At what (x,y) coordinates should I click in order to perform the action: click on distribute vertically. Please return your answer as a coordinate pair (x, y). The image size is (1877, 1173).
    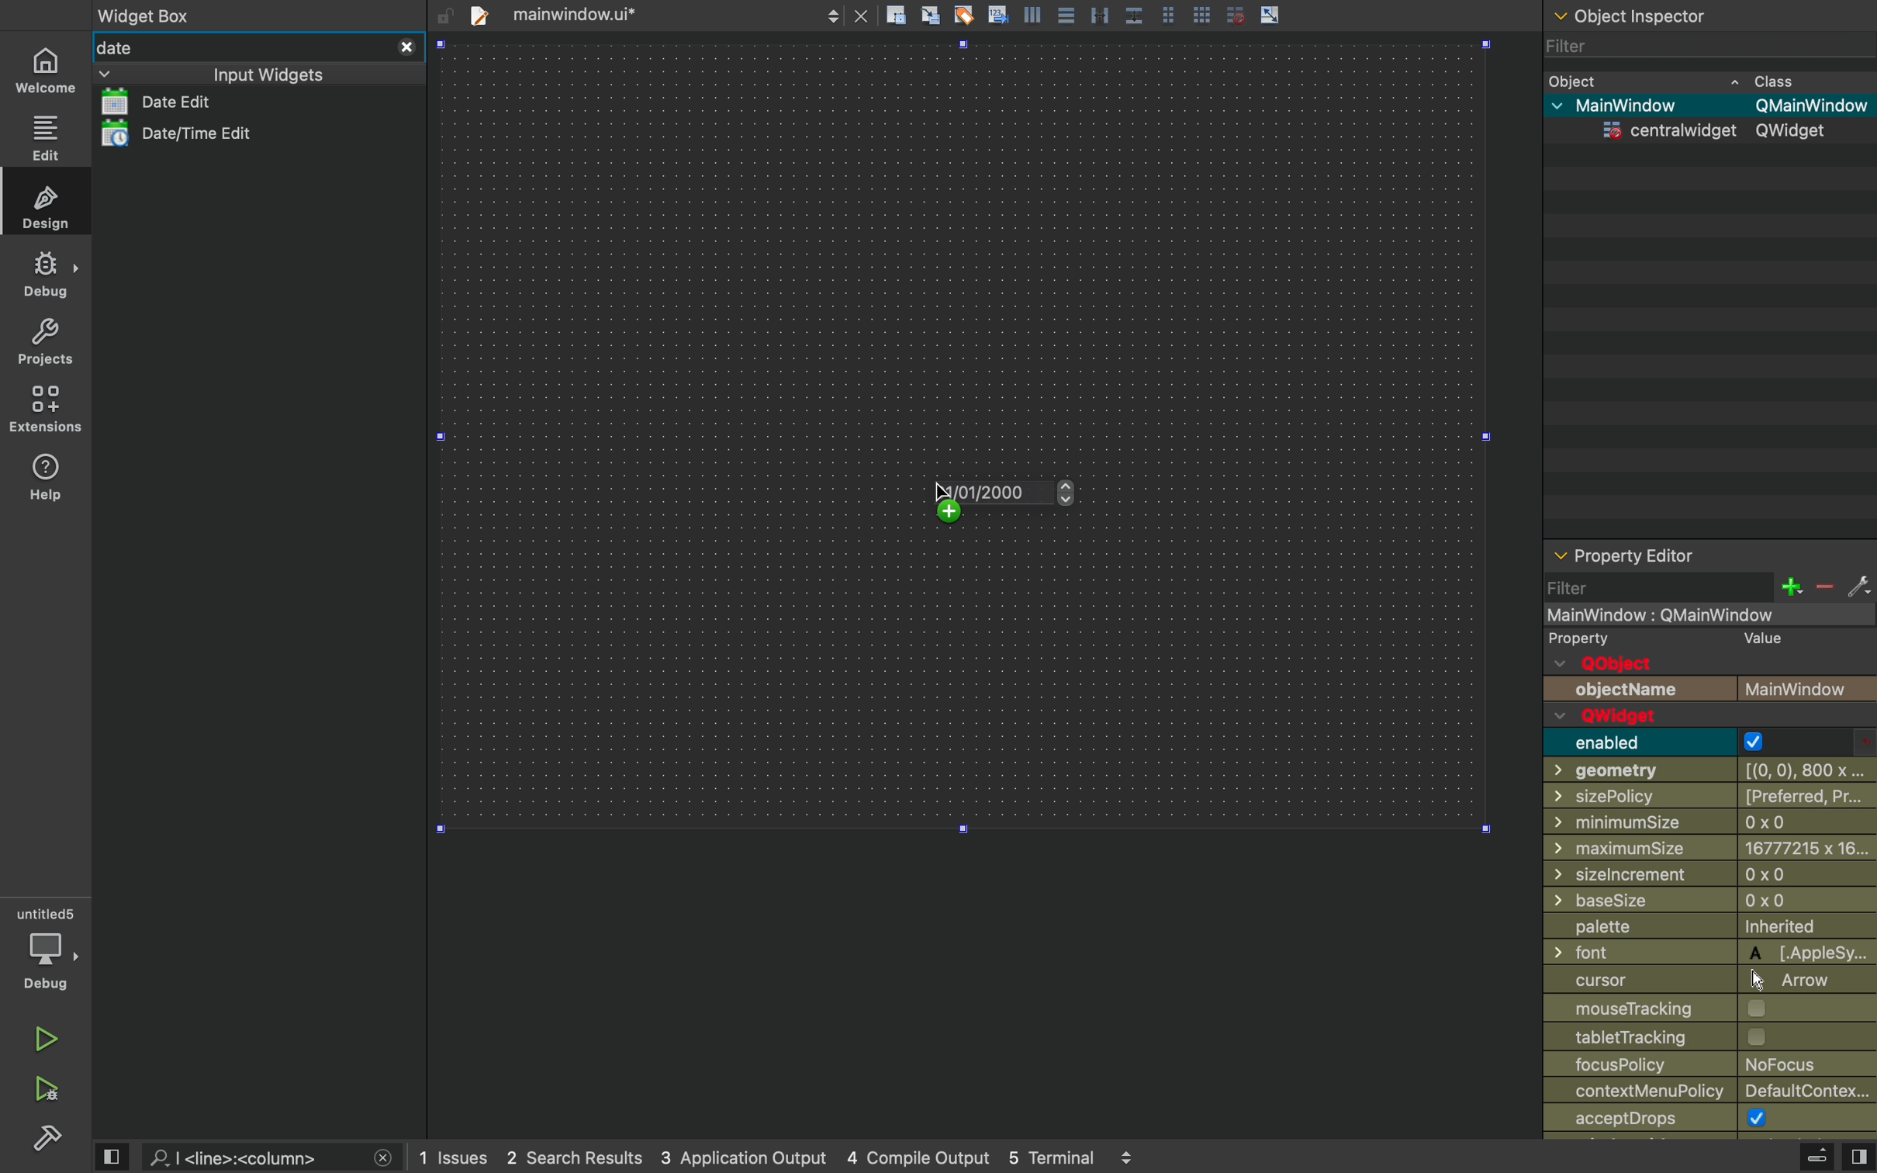
    Looking at the image, I should click on (1134, 13).